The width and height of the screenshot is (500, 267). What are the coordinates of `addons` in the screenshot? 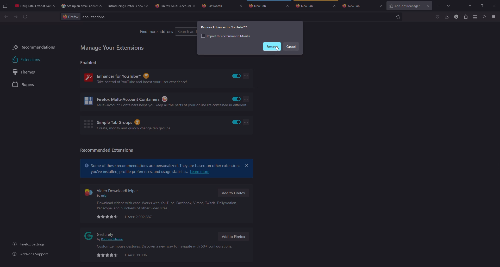 It's located at (96, 17).